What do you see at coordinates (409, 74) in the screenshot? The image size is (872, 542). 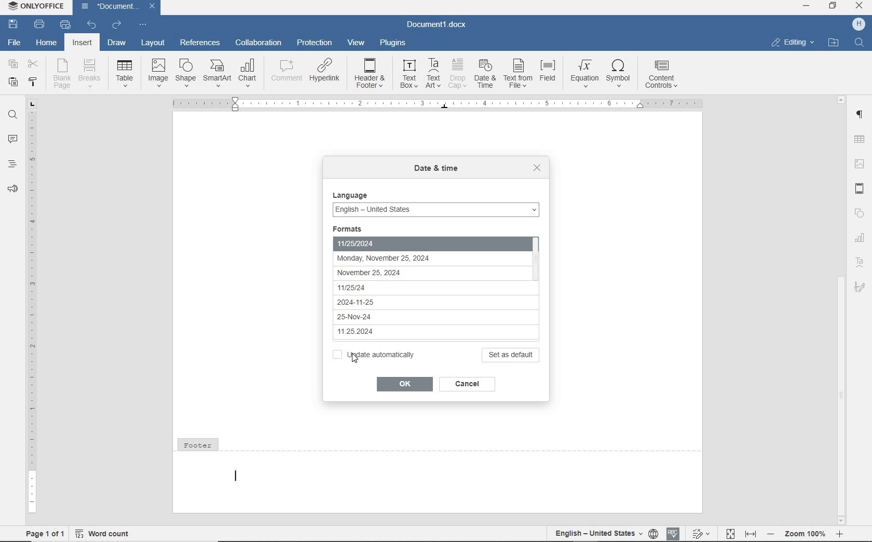 I see `text box` at bounding box center [409, 74].